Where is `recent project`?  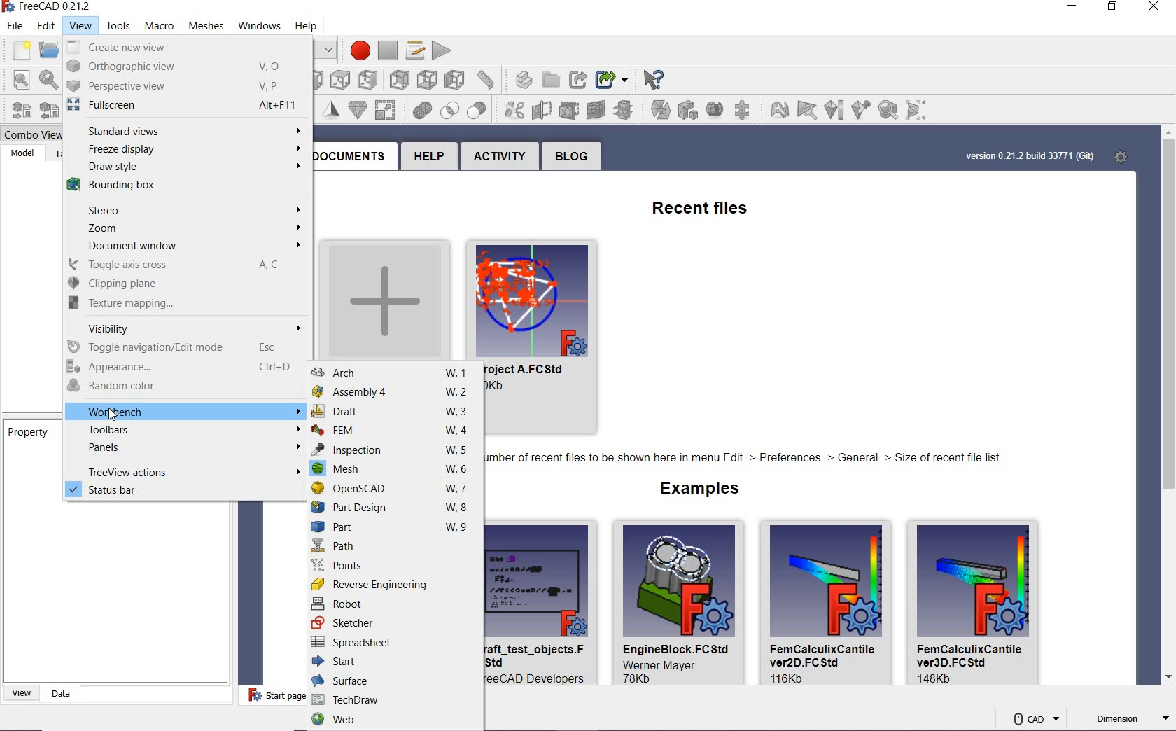 recent project is located at coordinates (549, 328).